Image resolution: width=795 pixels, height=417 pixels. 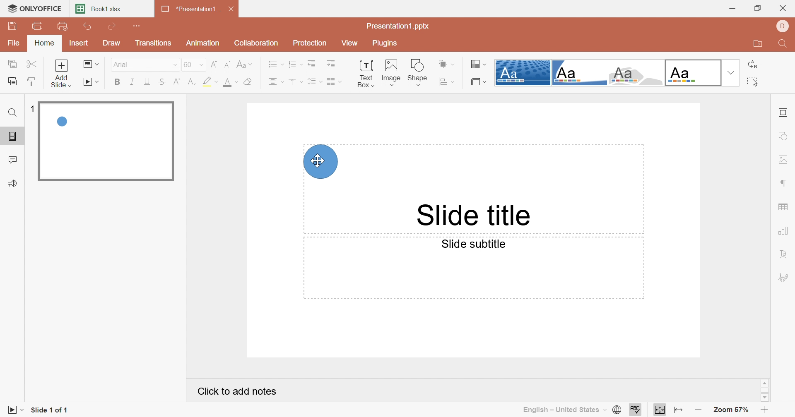 What do you see at coordinates (579, 74) in the screenshot?
I see `Corner` at bounding box center [579, 74].